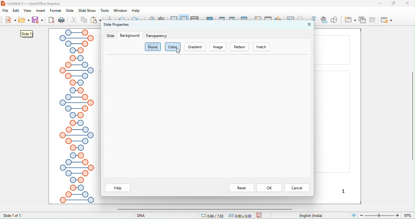  I want to click on chart, so click(258, 20).